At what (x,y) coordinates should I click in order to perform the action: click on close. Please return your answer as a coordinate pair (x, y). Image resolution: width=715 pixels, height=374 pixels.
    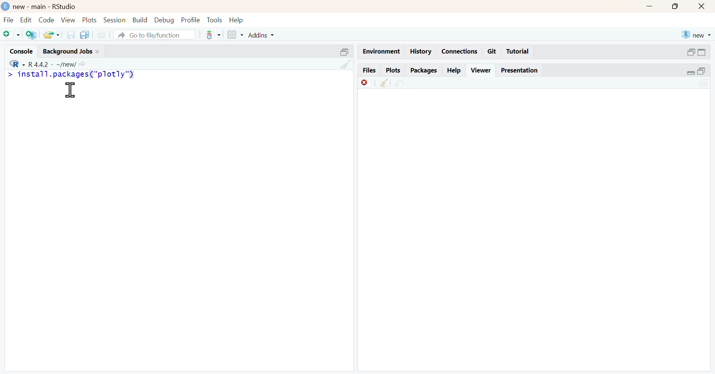
    Looking at the image, I should click on (703, 6).